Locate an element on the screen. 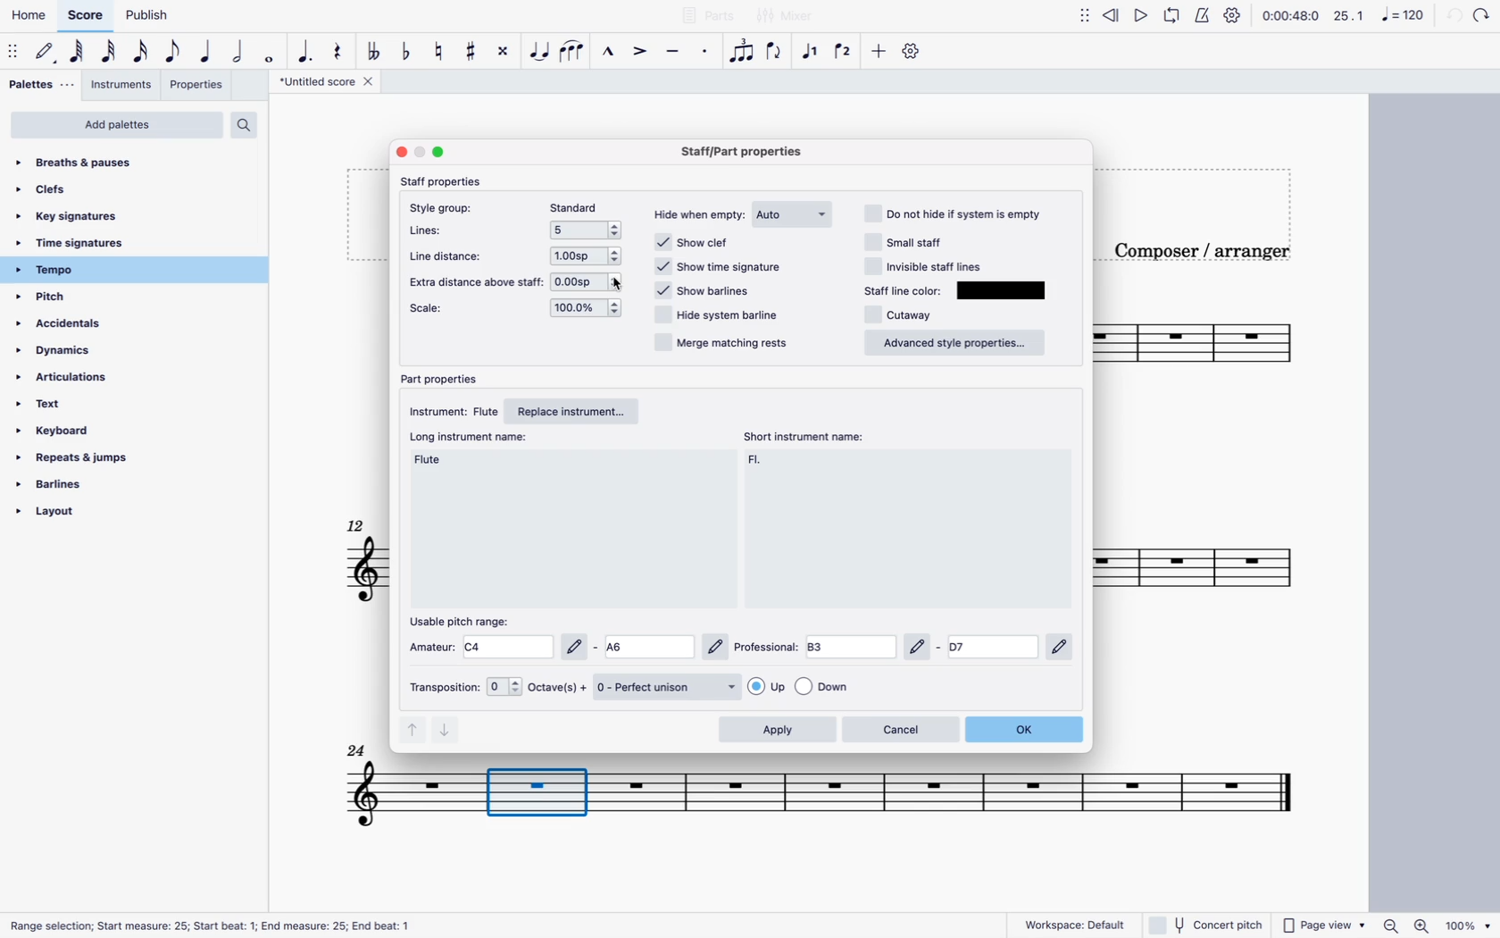 This screenshot has height=938, width=1500. lines is located at coordinates (427, 232).